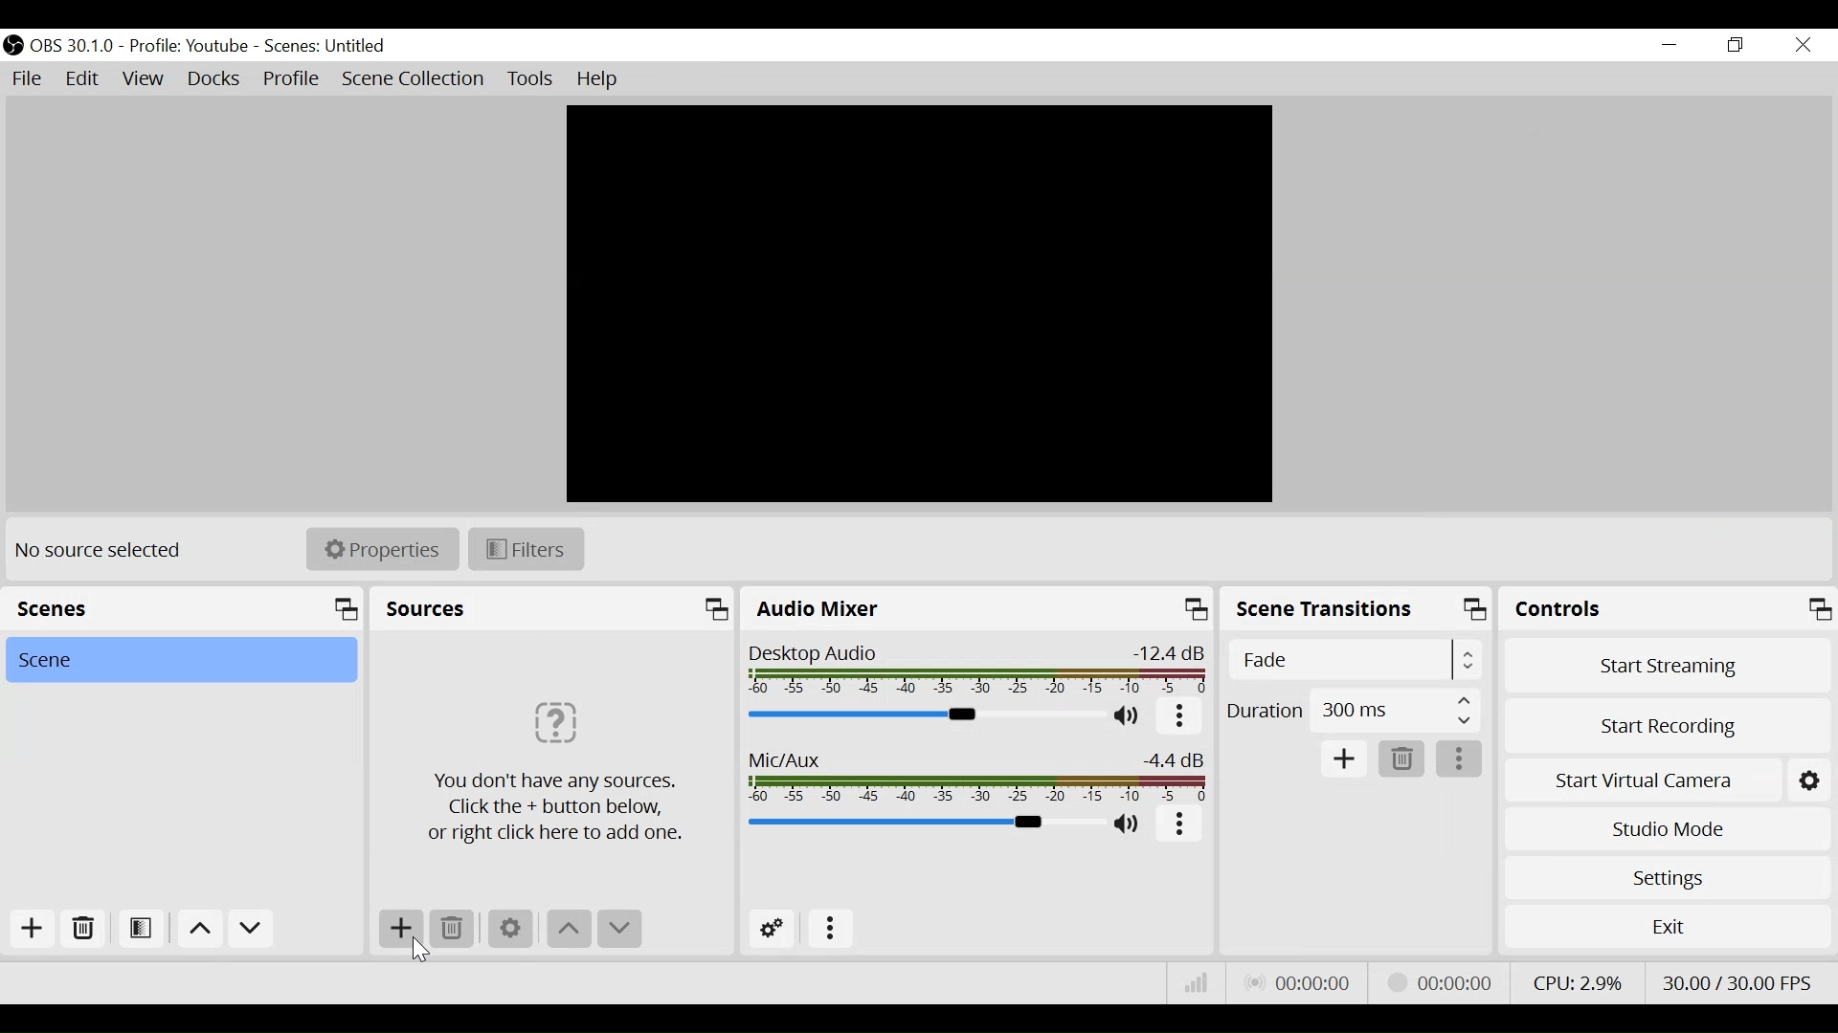 The width and height of the screenshot is (1838, 1033). Describe the element at coordinates (1300, 980) in the screenshot. I see `Live Status` at that location.